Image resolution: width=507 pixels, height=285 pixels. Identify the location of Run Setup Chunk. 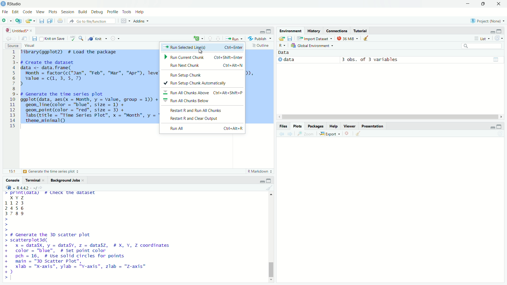
(202, 75).